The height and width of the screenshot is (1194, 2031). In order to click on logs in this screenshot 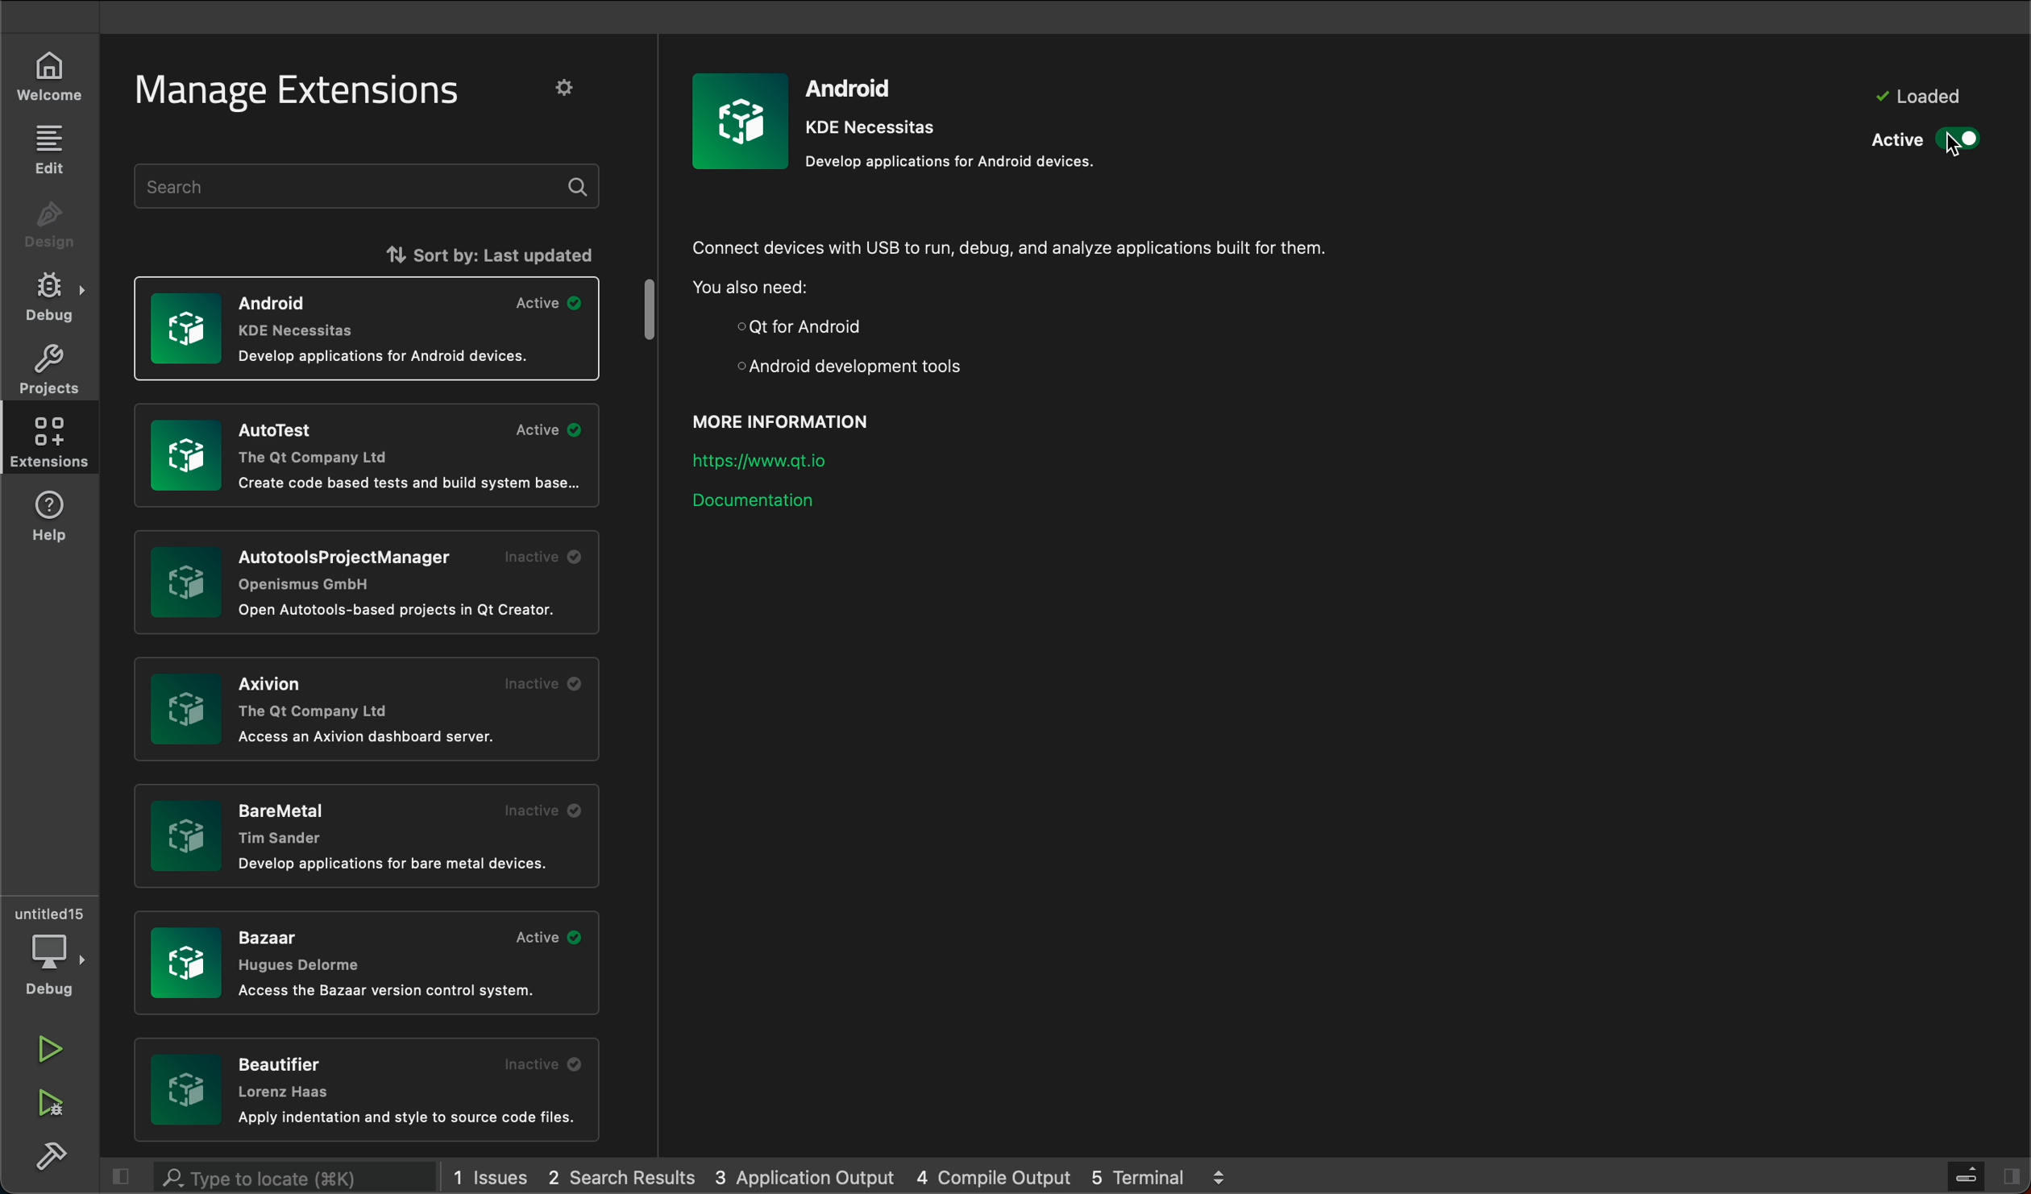, I will do `click(629, 1175)`.